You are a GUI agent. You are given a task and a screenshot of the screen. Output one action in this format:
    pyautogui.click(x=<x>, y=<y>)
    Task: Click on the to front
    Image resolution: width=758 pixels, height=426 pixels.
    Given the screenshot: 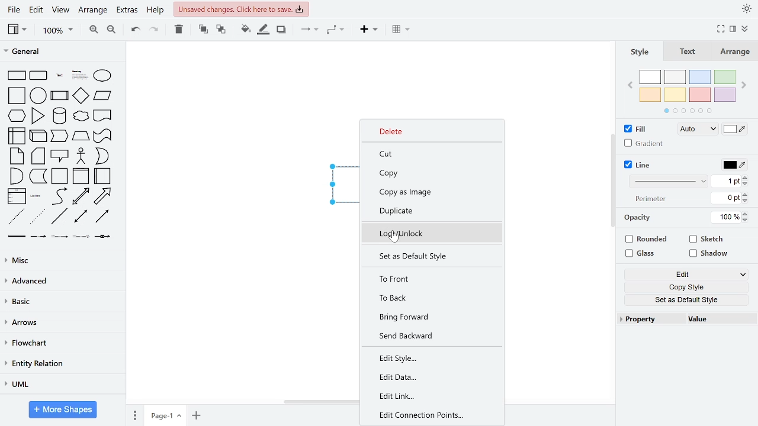 What is the action you would take?
    pyautogui.click(x=428, y=278)
    